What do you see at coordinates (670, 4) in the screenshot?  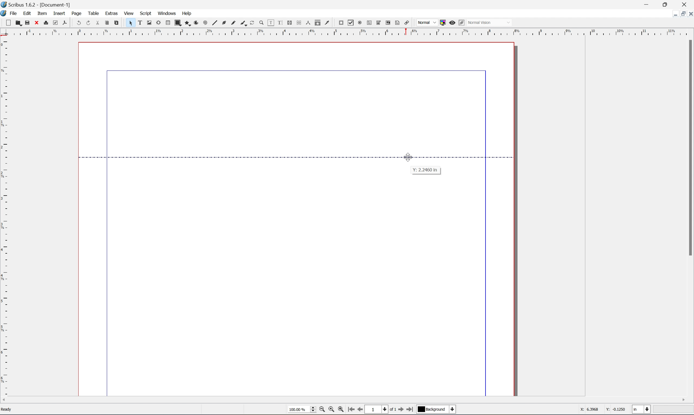 I see `restore down` at bounding box center [670, 4].